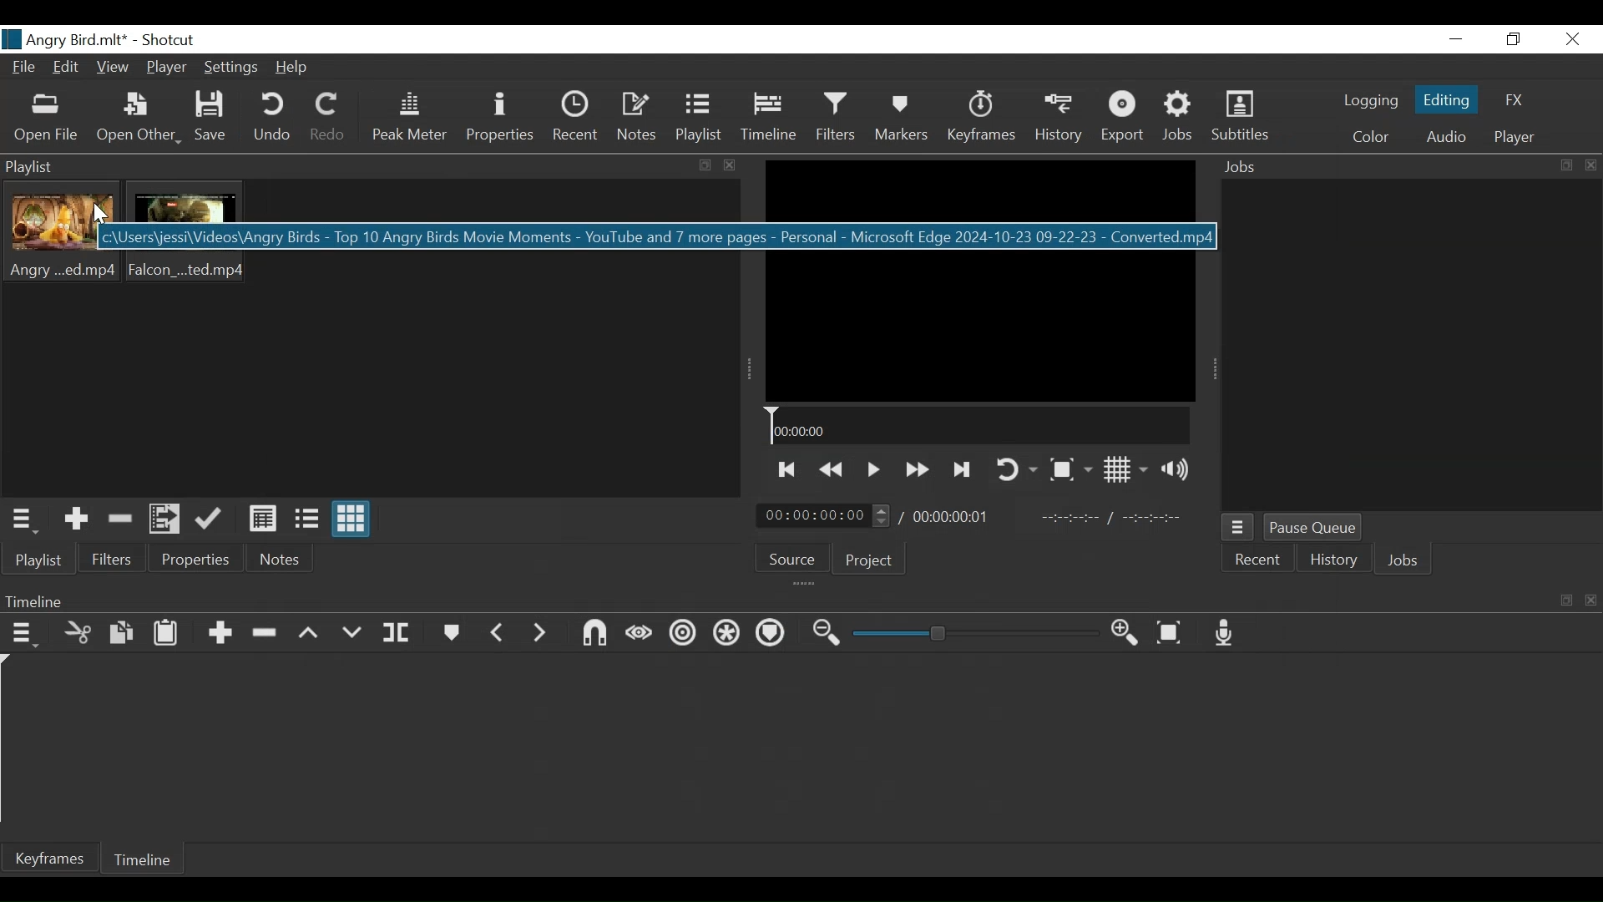  Describe the element at coordinates (1572, 38) in the screenshot. I see `Close` at that location.